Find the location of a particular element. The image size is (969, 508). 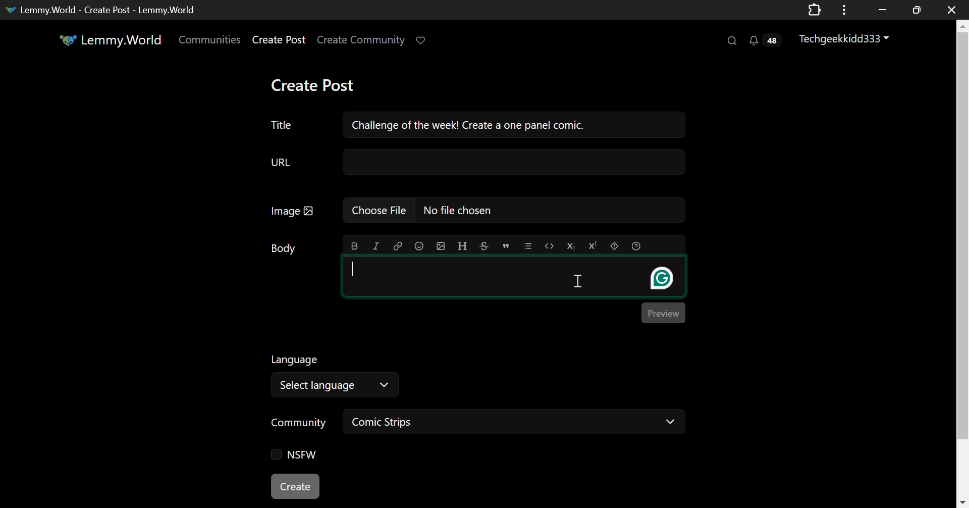

quote is located at coordinates (506, 245).